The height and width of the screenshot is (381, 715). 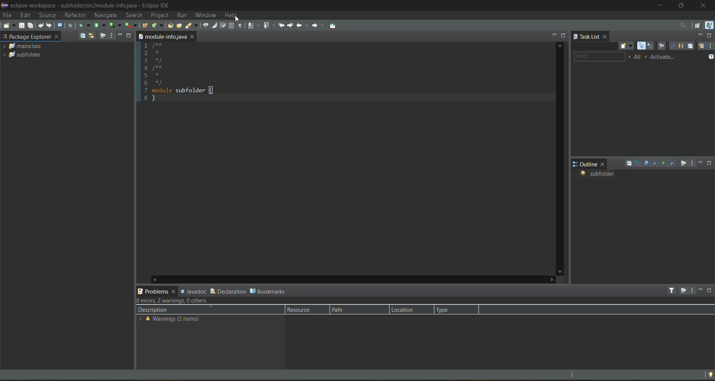 I want to click on scheduled, so click(x=651, y=47).